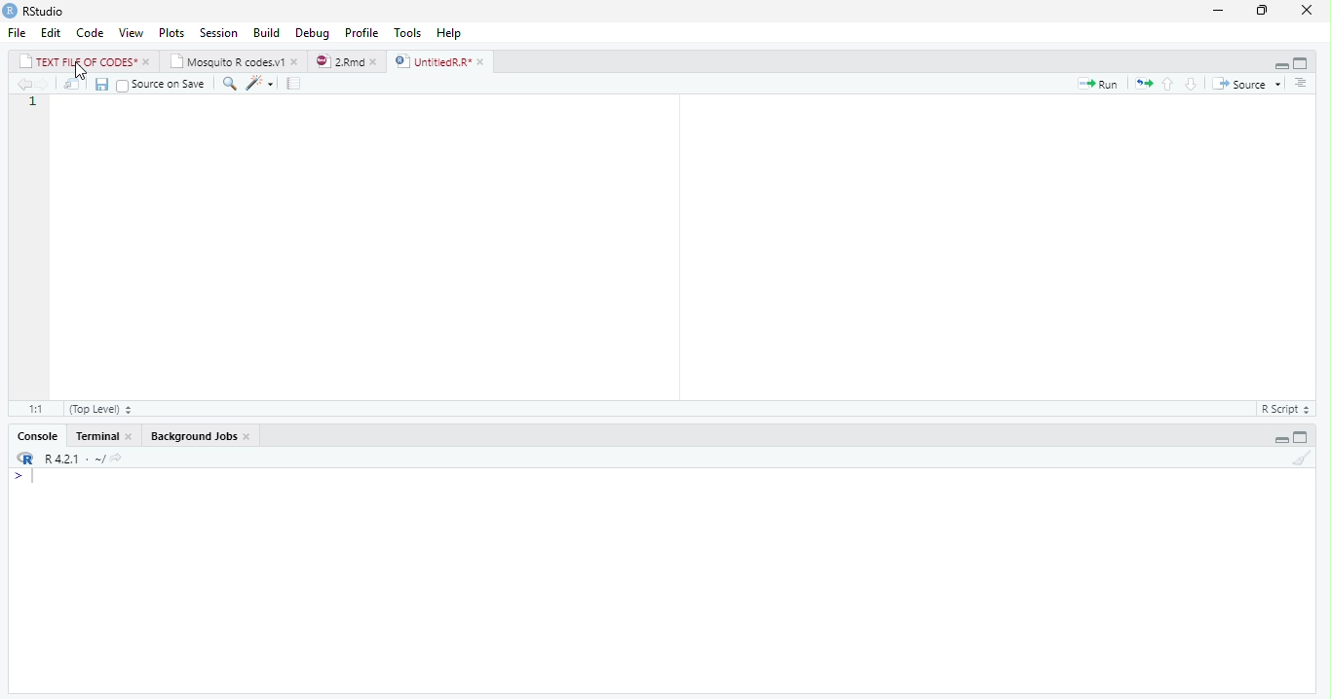 This screenshot has width=1331, height=699. Describe the element at coordinates (1145, 85) in the screenshot. I see `re-run the previous section` at that location.